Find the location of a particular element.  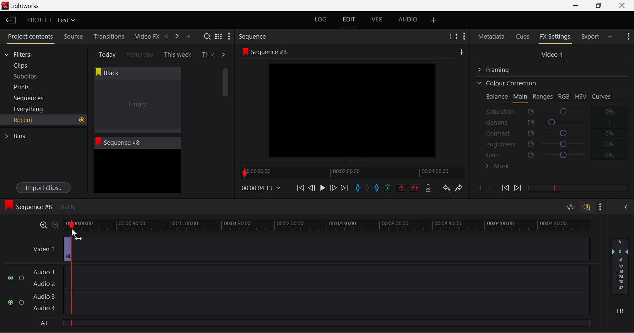

Search is located at coordinates (208, 37).